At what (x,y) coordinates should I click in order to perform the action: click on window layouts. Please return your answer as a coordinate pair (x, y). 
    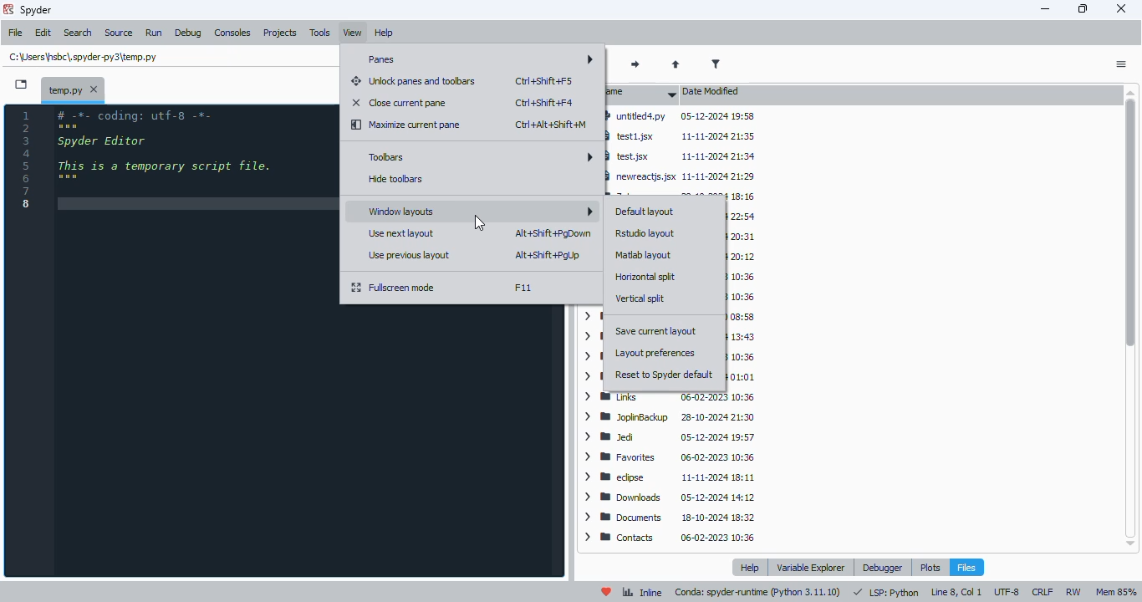
    Looking at the image, I should click on (479, 212).